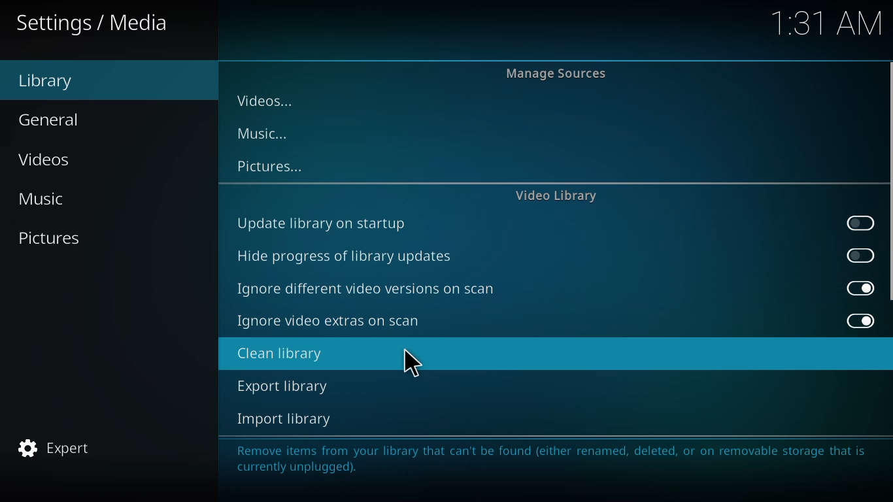  What do you see at coordinates (42, 200) in the screenshot?
I see `Music` at bounding box center [42, 200].